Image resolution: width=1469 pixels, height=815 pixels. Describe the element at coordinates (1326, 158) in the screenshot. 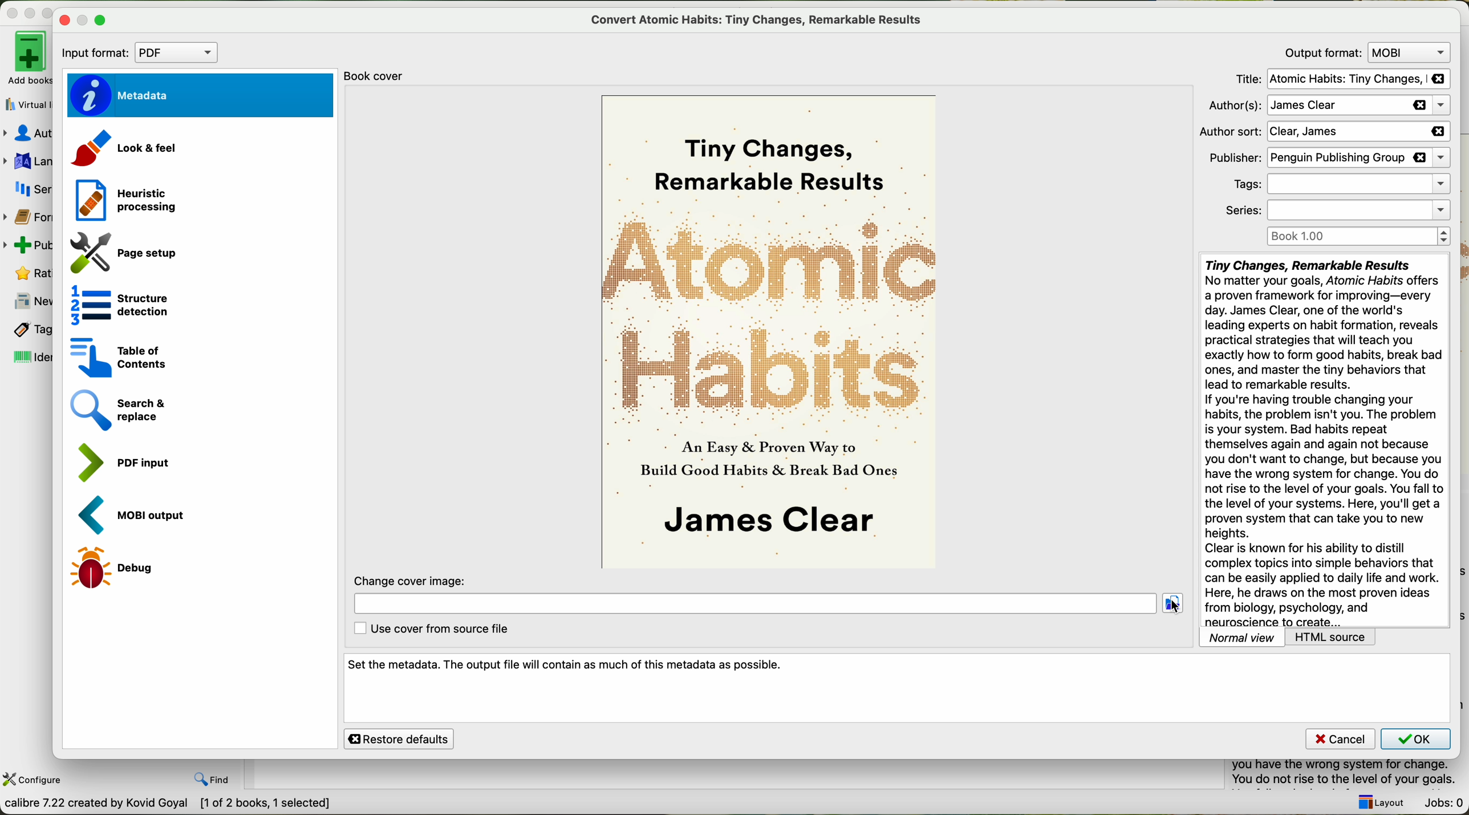

I see `publisher` at that location.